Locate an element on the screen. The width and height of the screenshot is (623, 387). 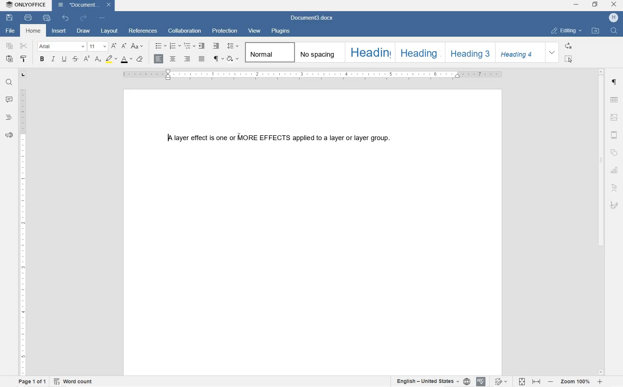
TABLE is located at coordinates (614, 100).